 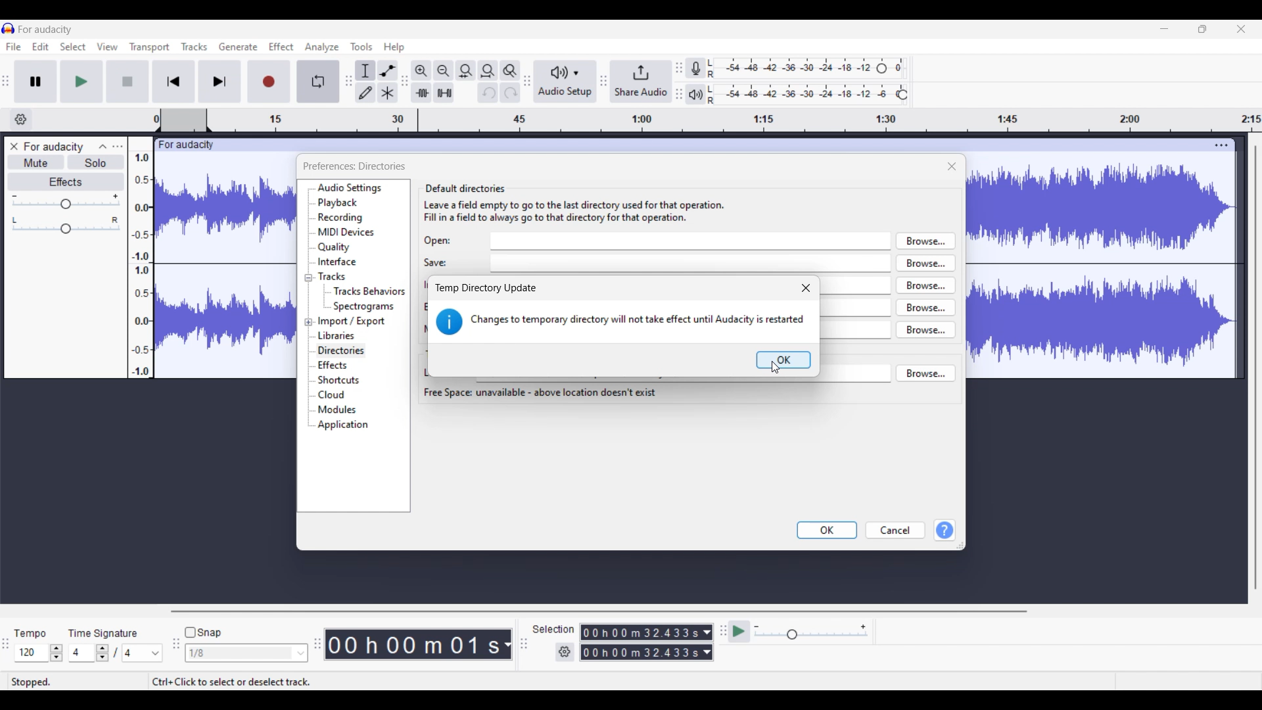 What do you see at coordinates (394, 47) in the screenshot?
I see `Help menu` at bounding box center [394, 47].